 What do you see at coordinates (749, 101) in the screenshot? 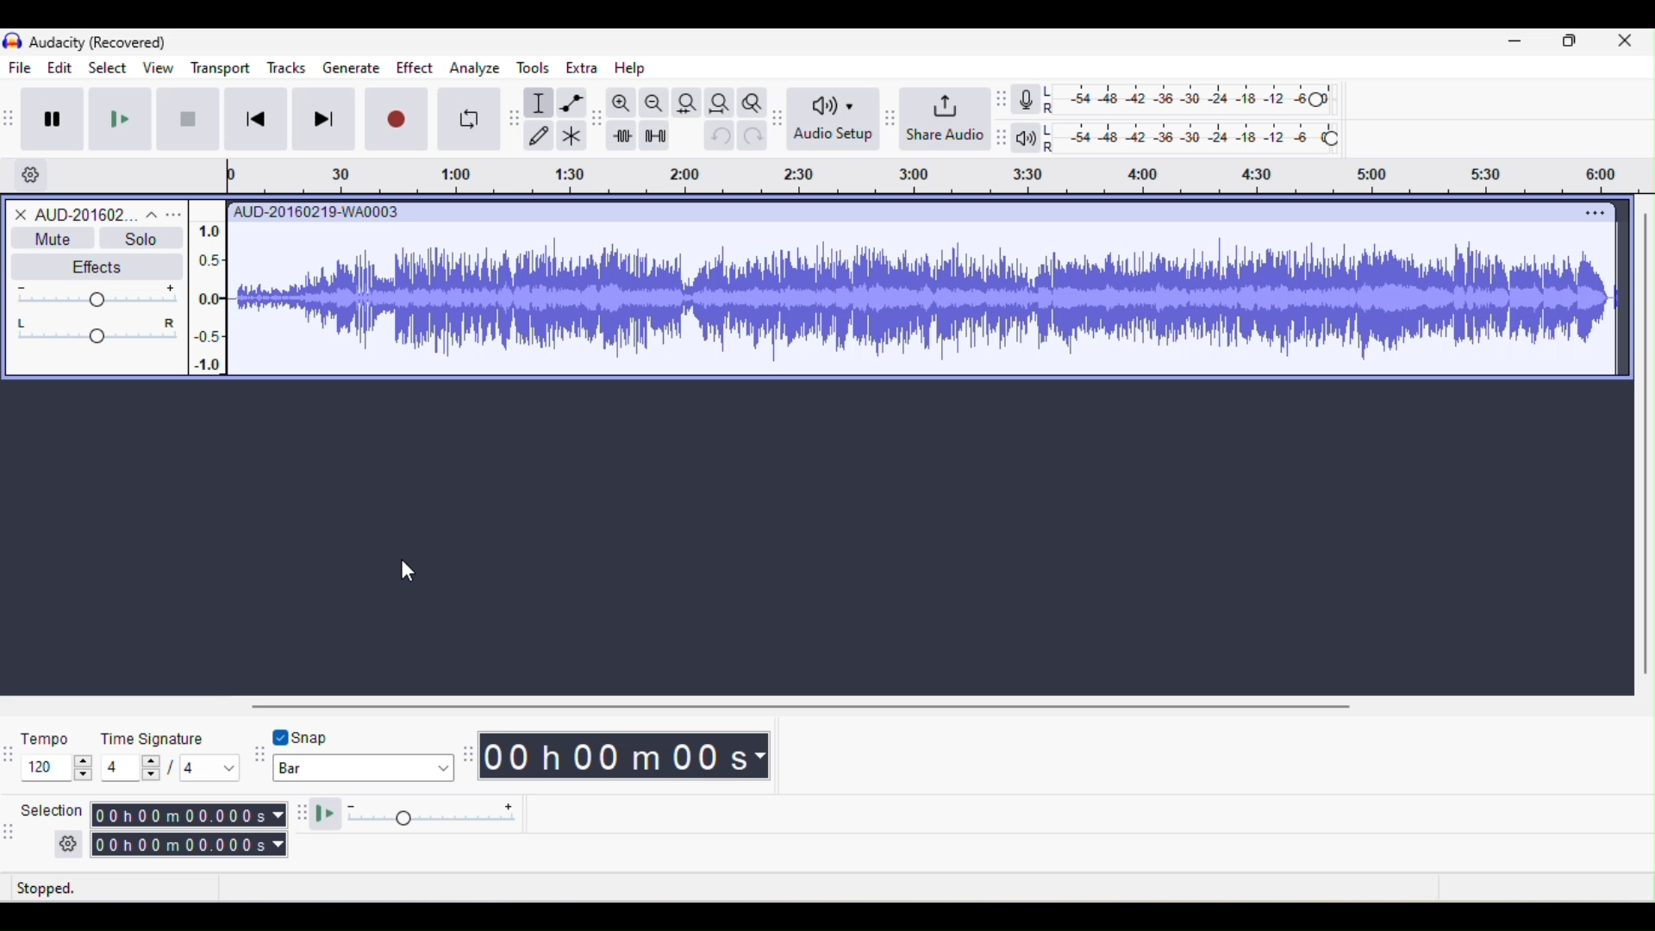
I see `zoom toggle` at bounding box center [749, 101].